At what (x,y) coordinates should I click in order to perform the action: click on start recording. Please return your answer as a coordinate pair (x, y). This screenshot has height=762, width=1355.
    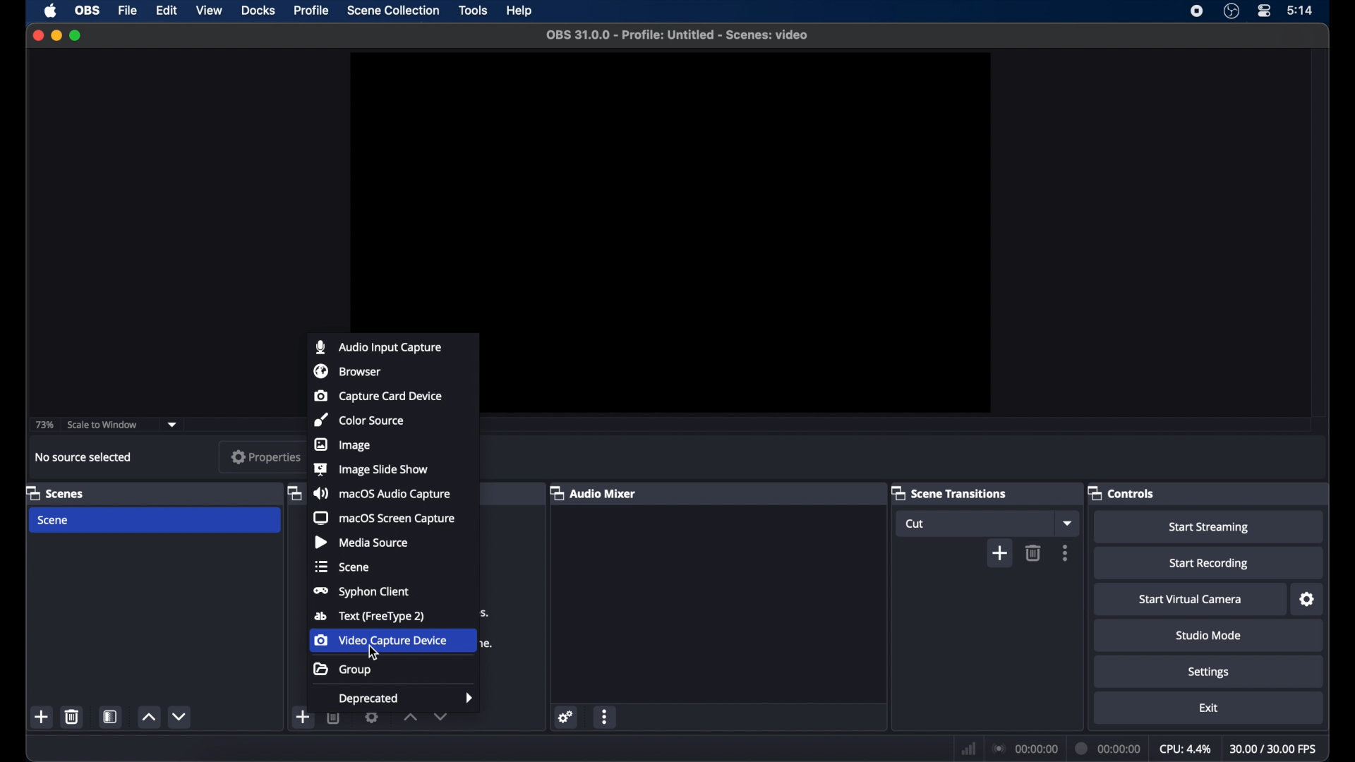
    Looking at the image, I should click on (1210, 564).